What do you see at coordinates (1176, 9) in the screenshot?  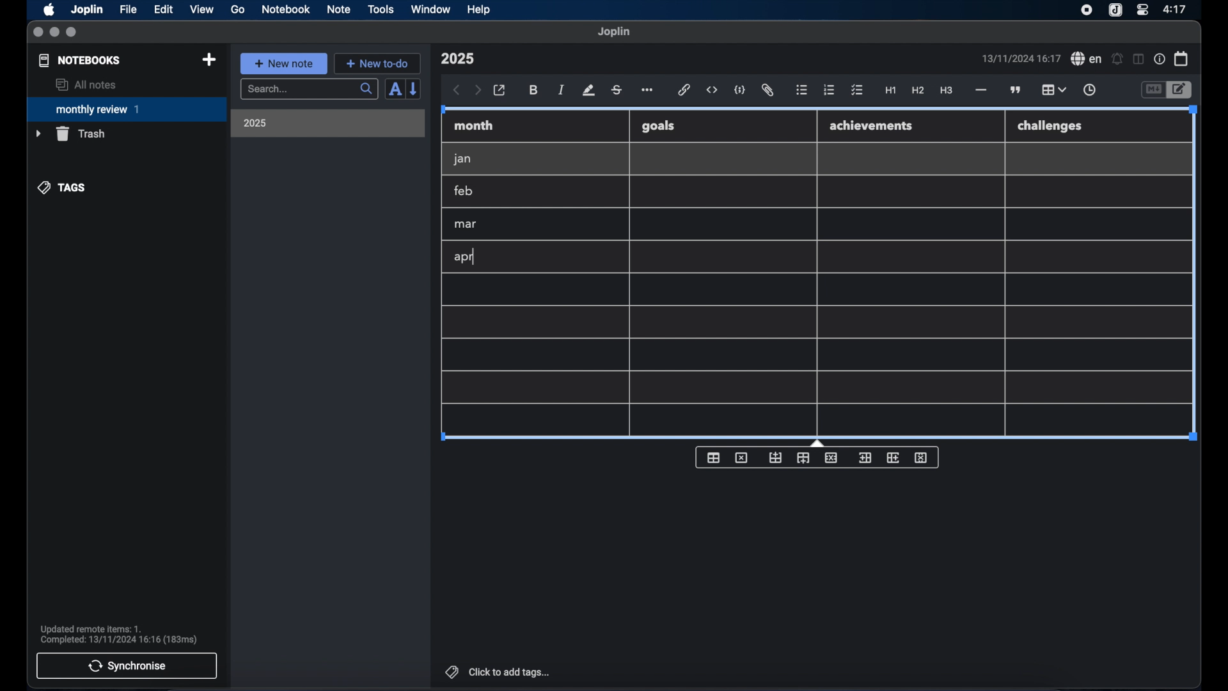 I see `time` at bounding box center [1176, 9].